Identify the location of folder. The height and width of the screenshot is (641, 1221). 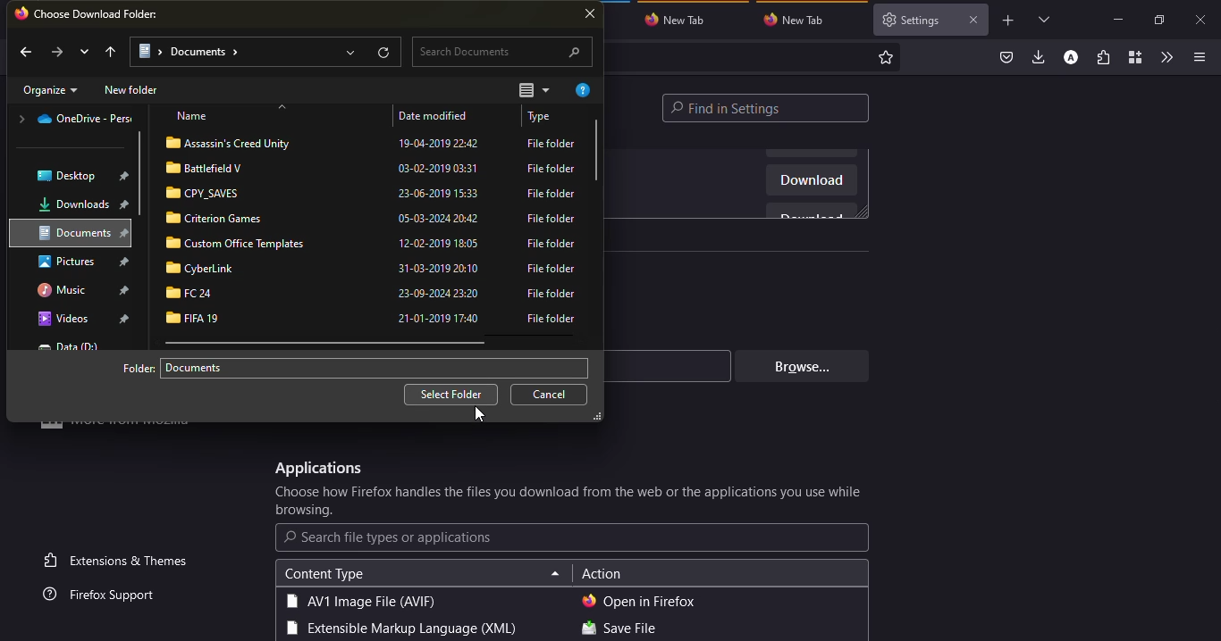
(238, 242).